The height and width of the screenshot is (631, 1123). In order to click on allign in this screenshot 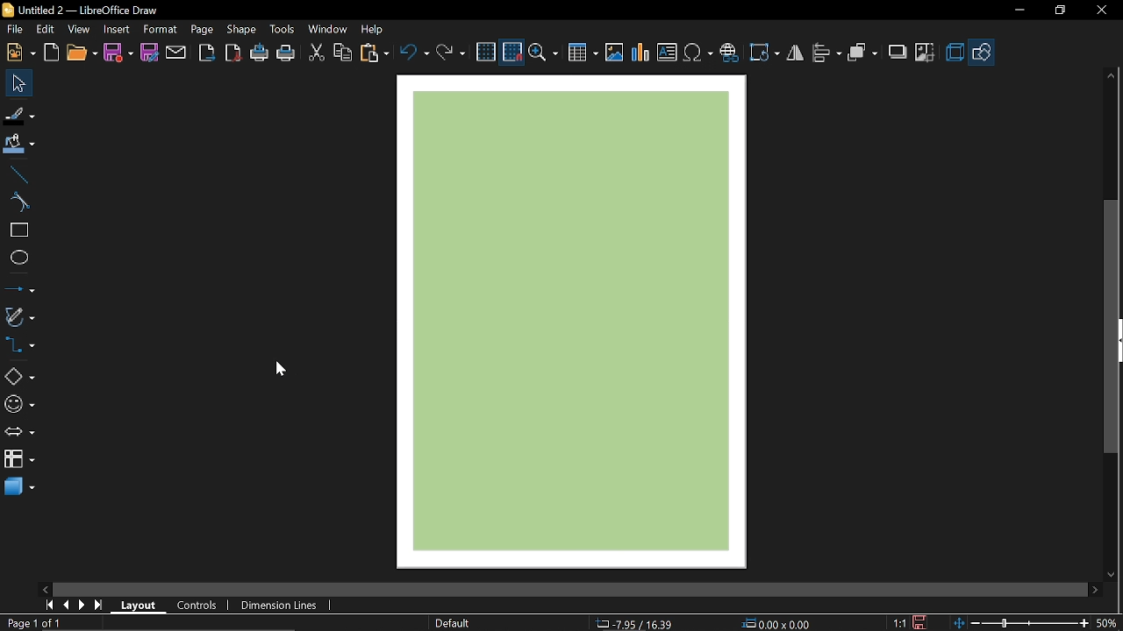, I will do `click(826, 54)`.